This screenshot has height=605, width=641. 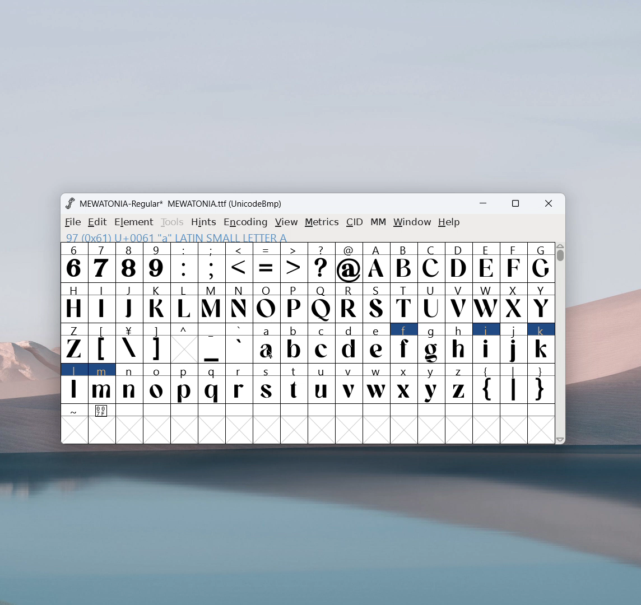 I want to click on m, so click(x=102, y=384).